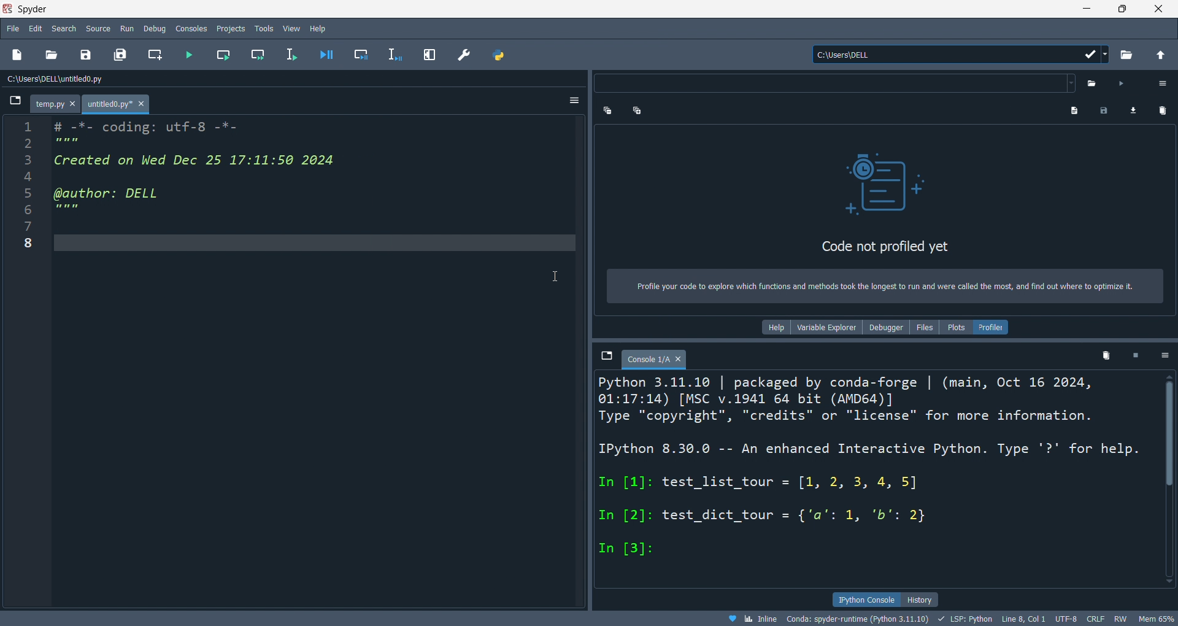 The width and height of the screenshot is (1178, 626). What do you see at coordinates (395, 54) in the screenshot?
I see `debug line` at bounding box center [395, 54].